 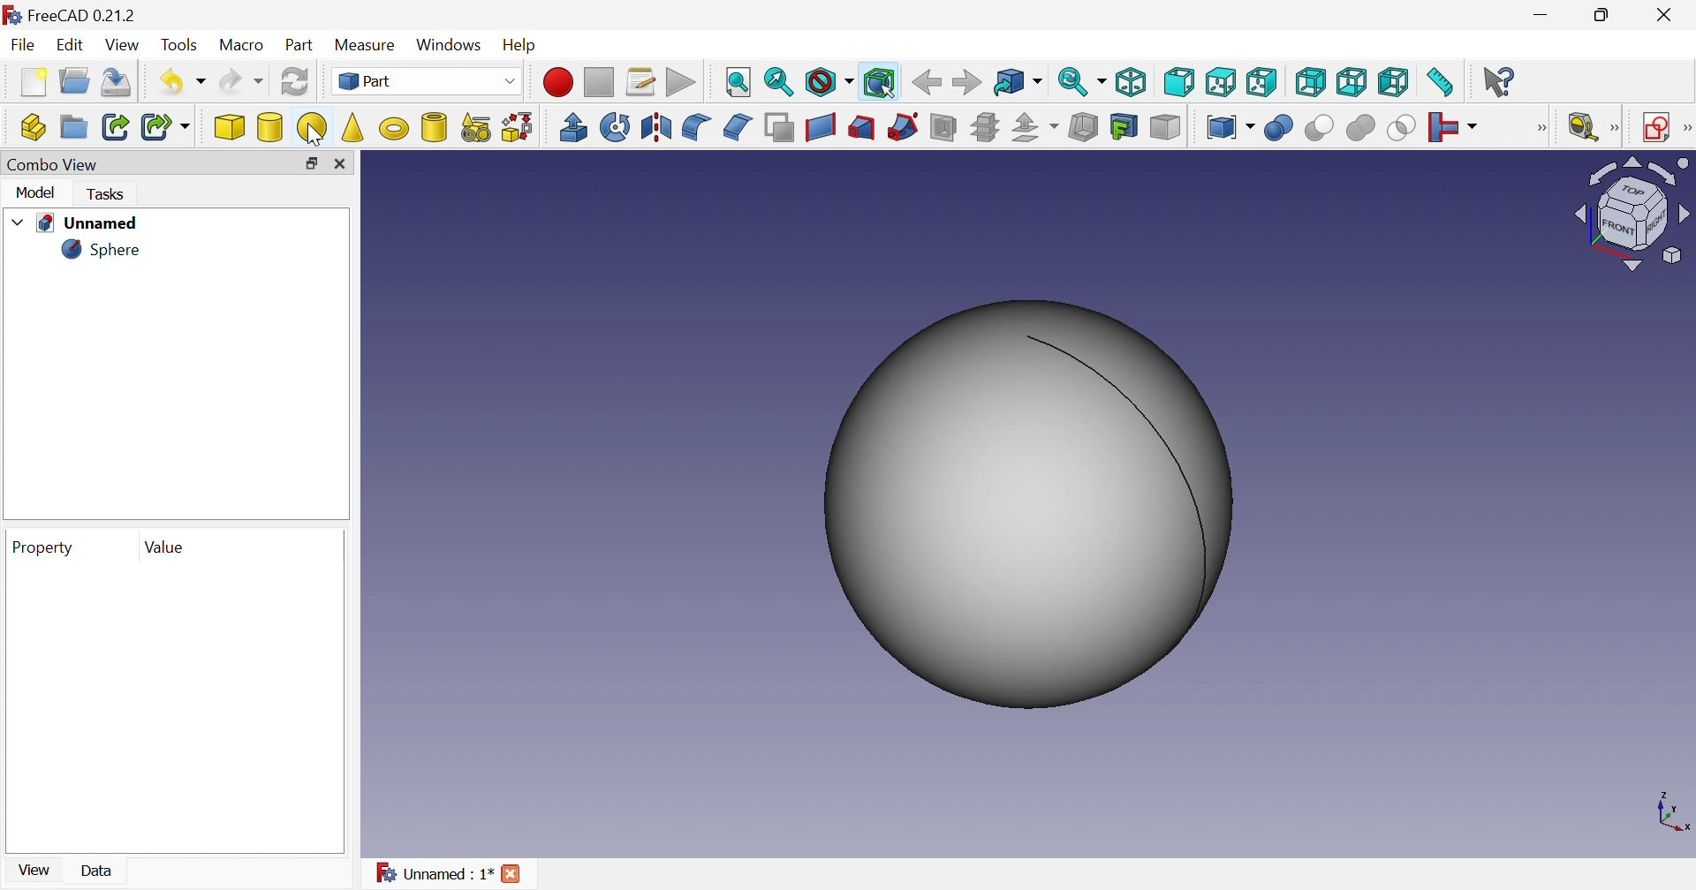 What do you see at coordinates (34, 869) in the screenshot?
I see `View` at bounding box center [34, 869].